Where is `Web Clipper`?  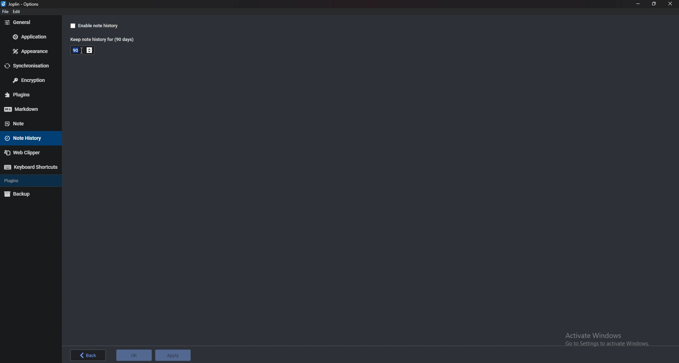 Web Clipper is located at coordinates (28, 153).